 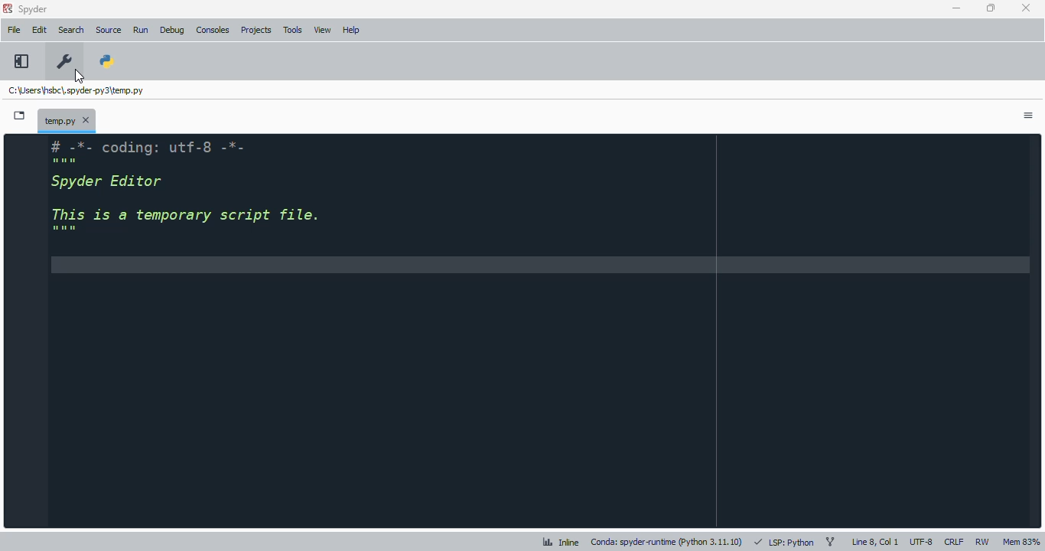 What do you see at coordinates (77, 91) in the screenshot?
I see `temporary file` at bounding box center [77, 91].